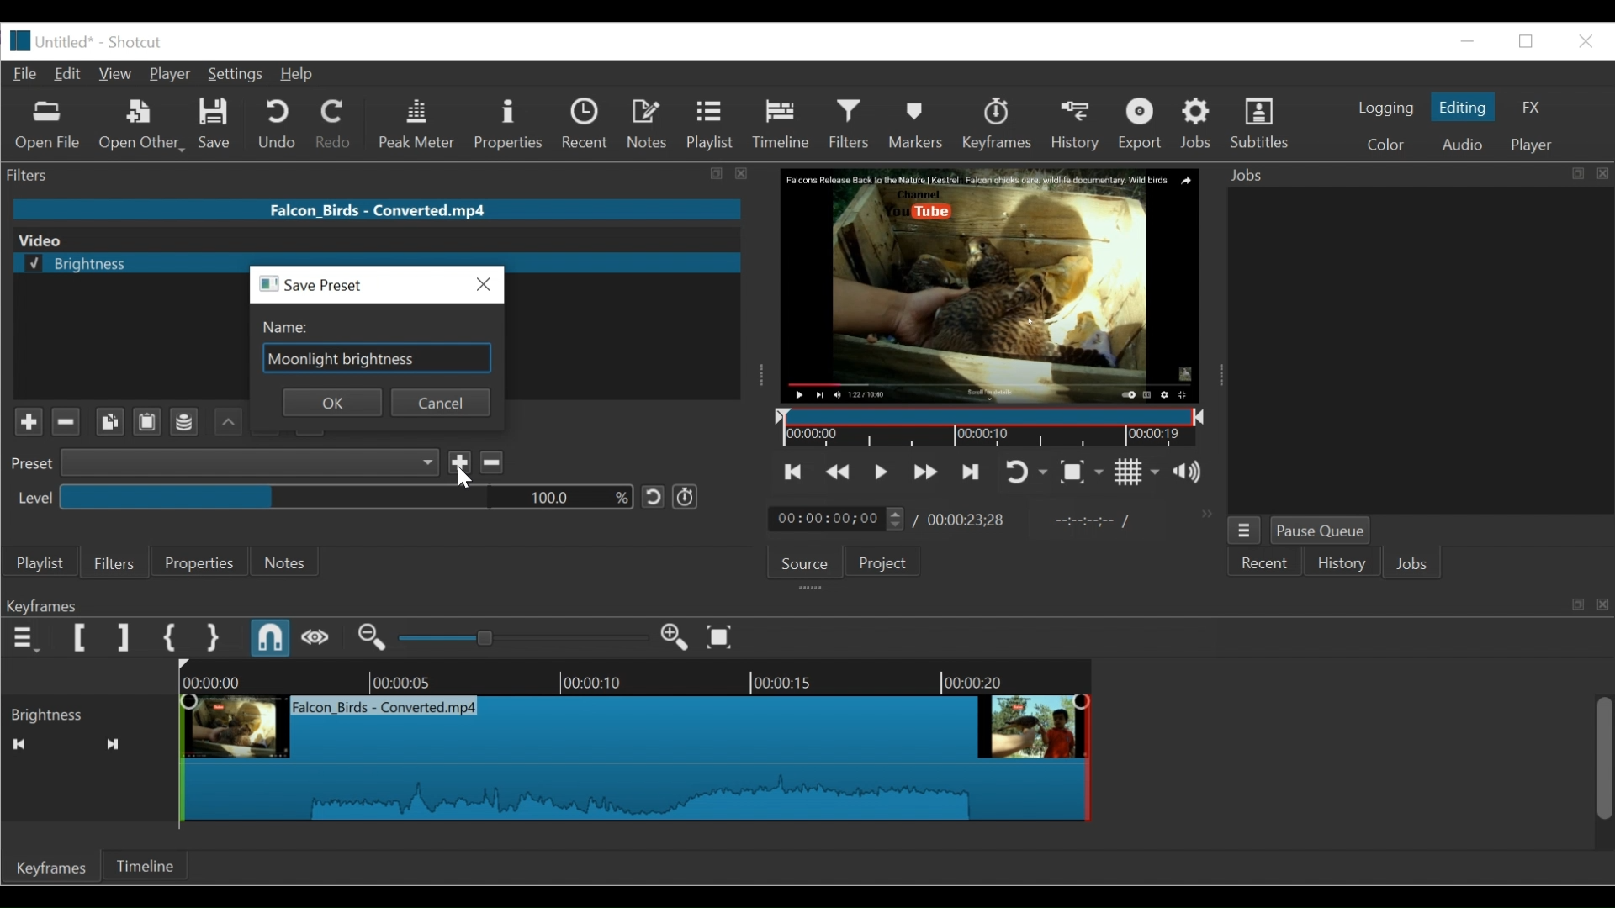  Describe the element at coordinates (25, 638) in the screenshot. I see `Keyframe menu` at that location.